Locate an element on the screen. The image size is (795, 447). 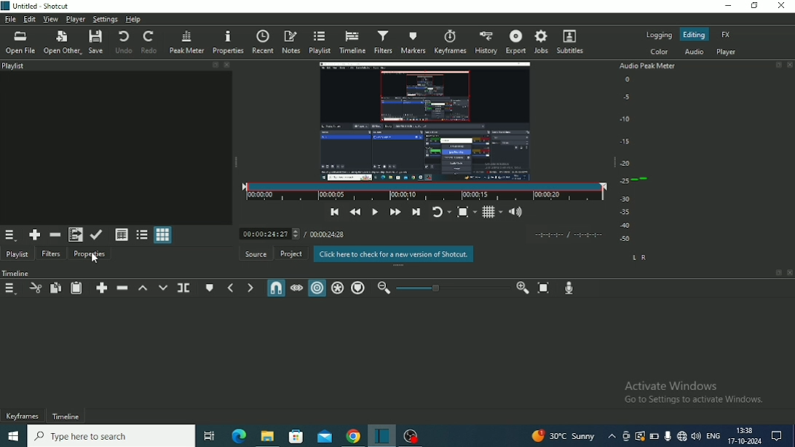
Notes is located at coordinates (290, 42).